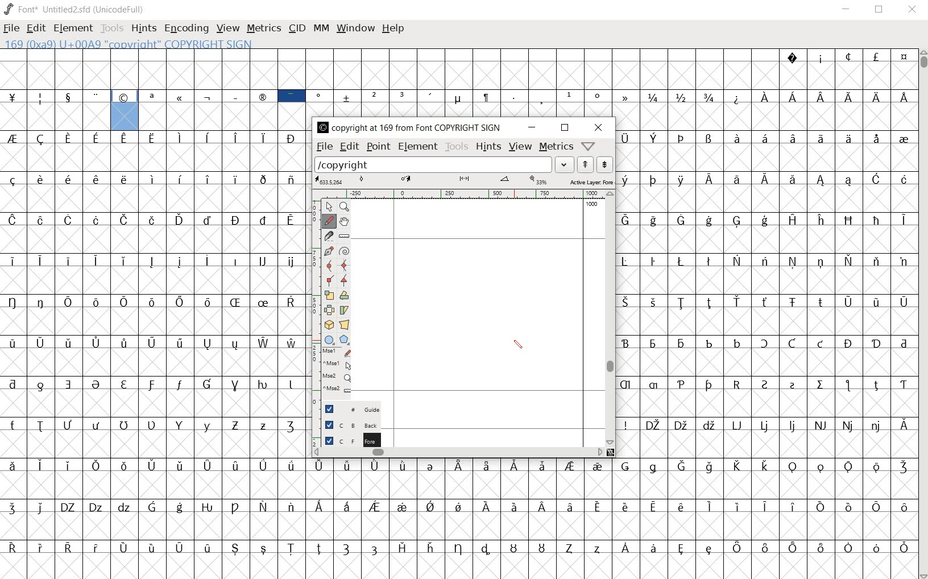  Describe the element at coordinates (344, 237) in the screenshot. I see `measure a distance, angle between points` at that location.